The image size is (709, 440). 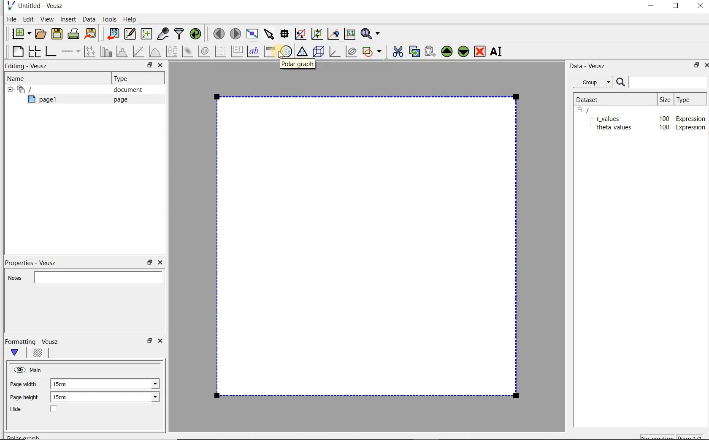 I want to click on restore down, so click(x=147, y=66).